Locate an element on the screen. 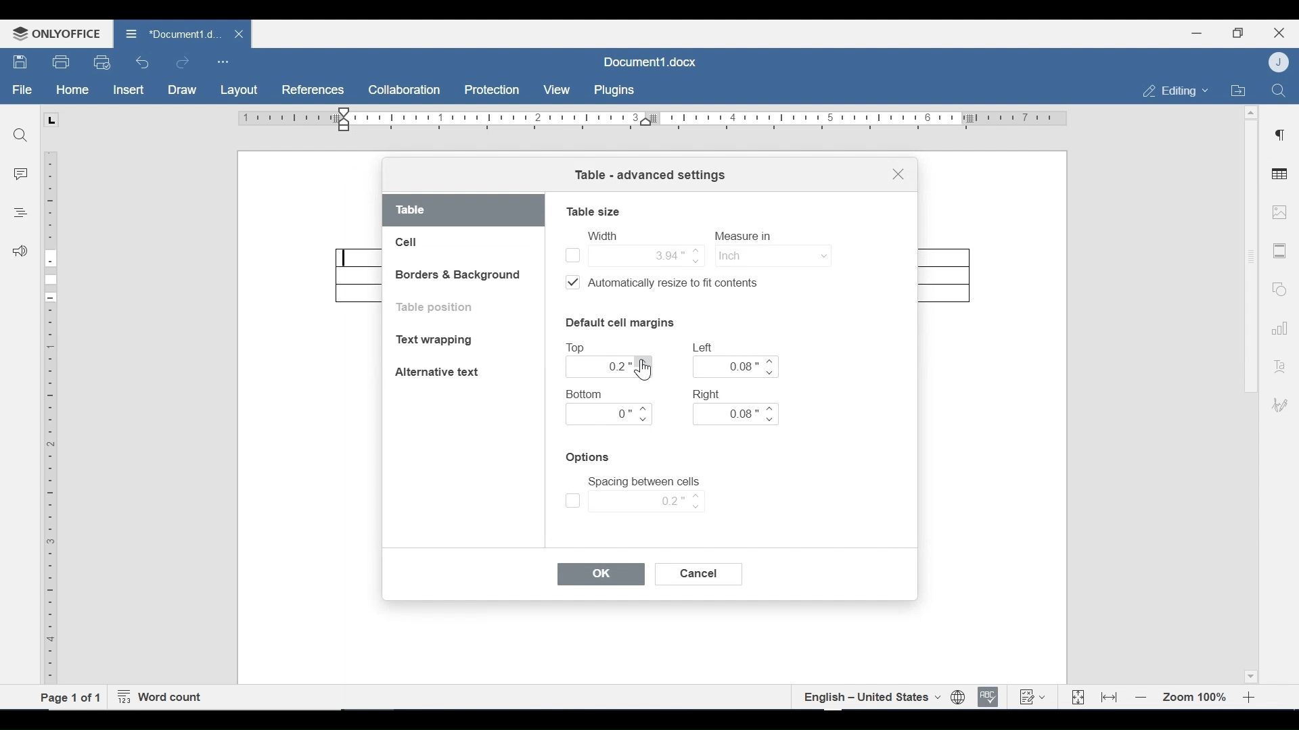 This screenshot has width=1299, height=730. cursor is located at coordinates (644, 372).